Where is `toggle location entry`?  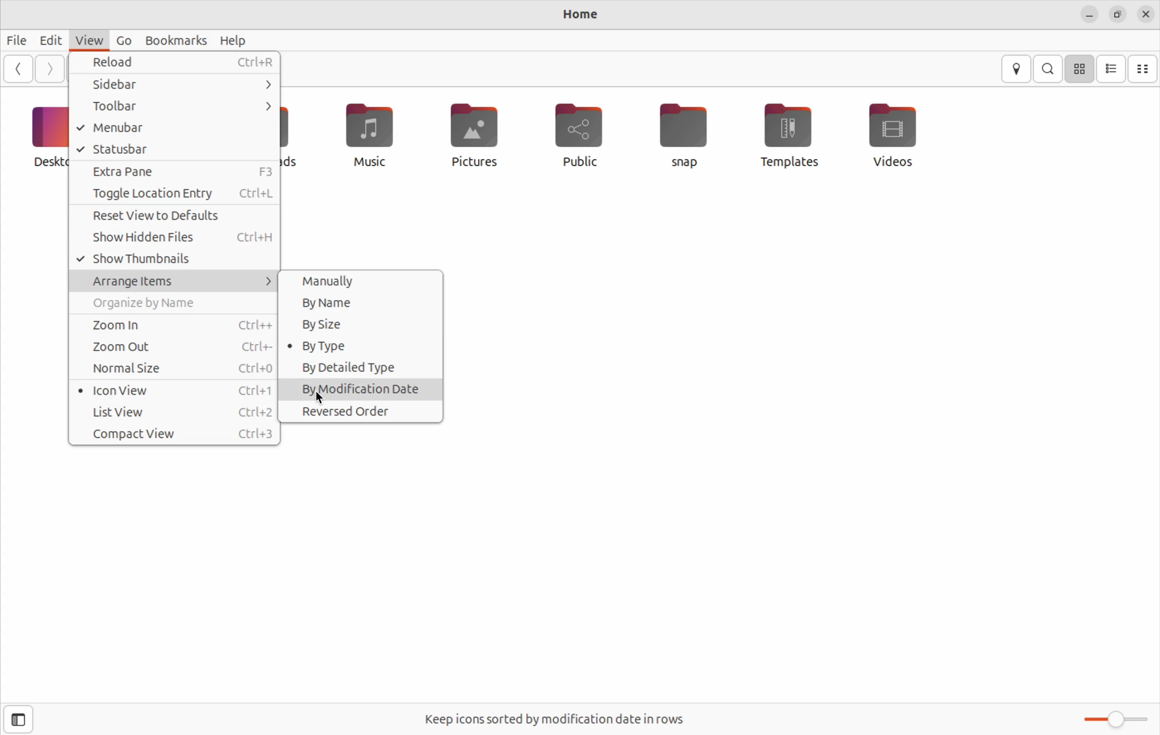 toggle location entry is located at coordinates (176, 194).